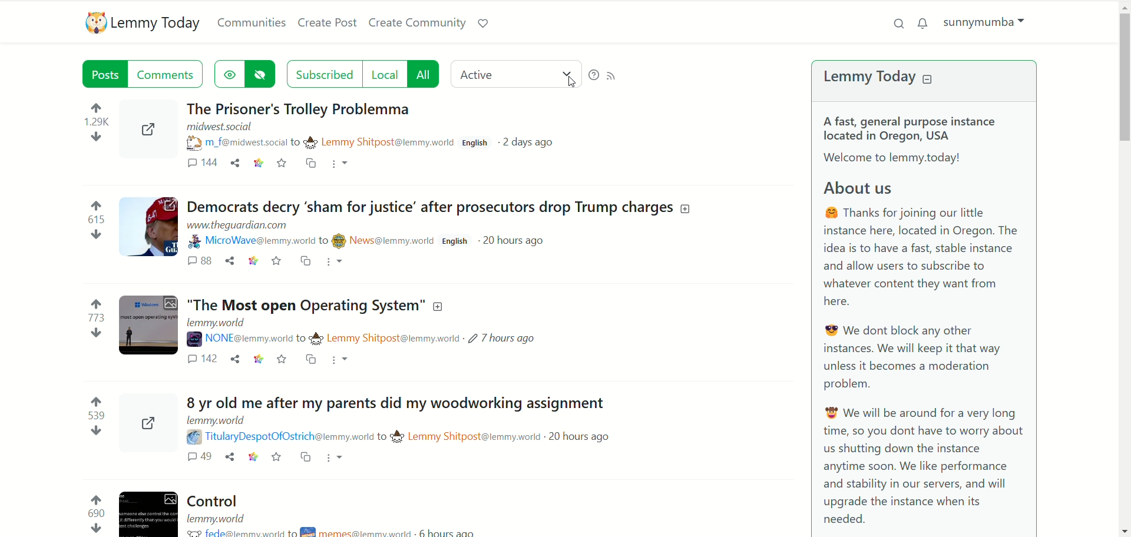  What do you see at coordinates (257, 361) in the screenshot?
I see `link` at bounding box center [257, 361].